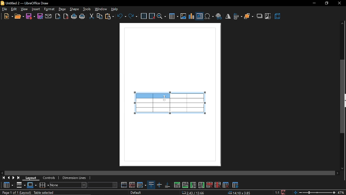  Describe the element at coordinates (238, 16) in the screenshot. I see `align` at that location.